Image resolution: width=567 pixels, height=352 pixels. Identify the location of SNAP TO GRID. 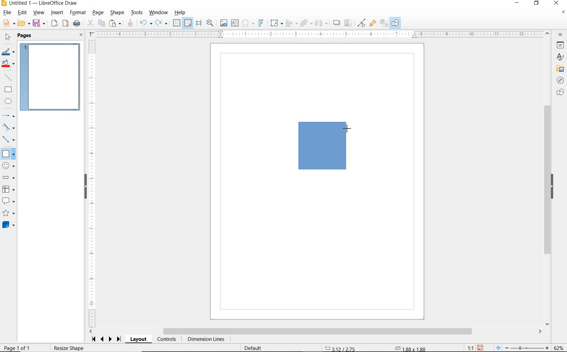
(188, 23).